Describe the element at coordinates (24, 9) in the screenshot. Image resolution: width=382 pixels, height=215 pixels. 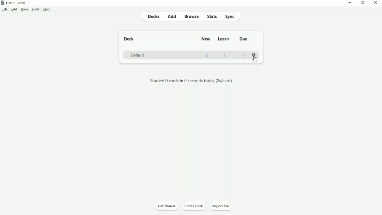
I see `View` at that location.